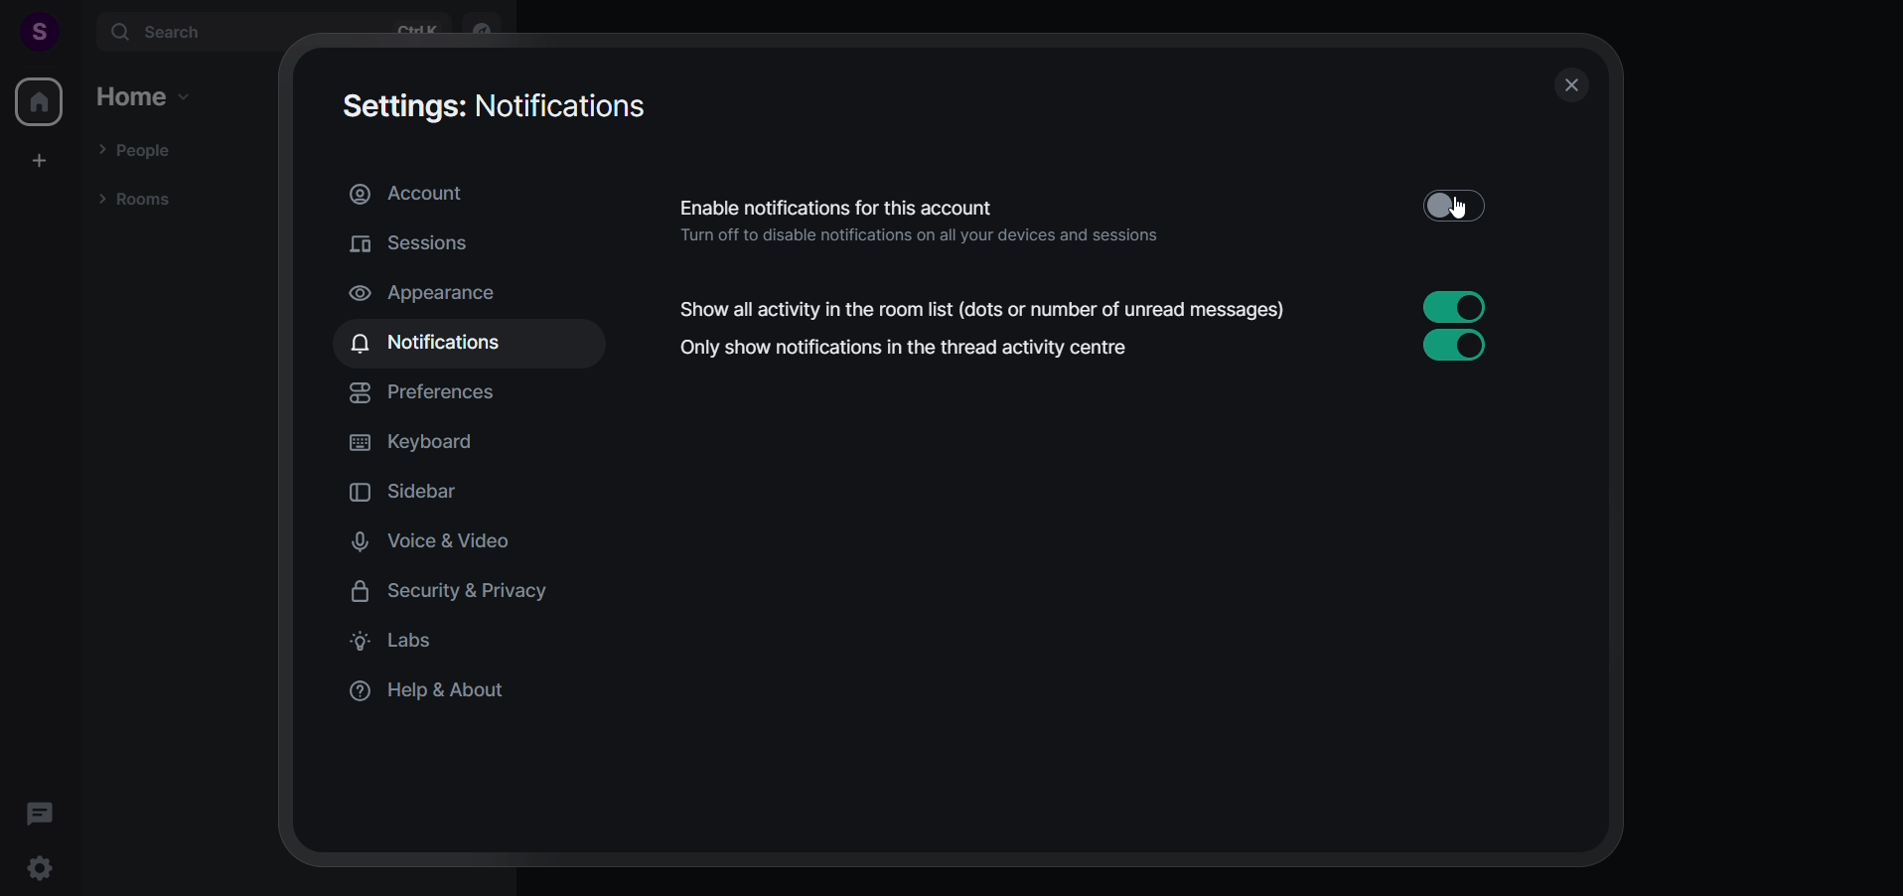 The width and height of the screenshot is (1903, 896). I want to click on help and about, so click(441, 694).